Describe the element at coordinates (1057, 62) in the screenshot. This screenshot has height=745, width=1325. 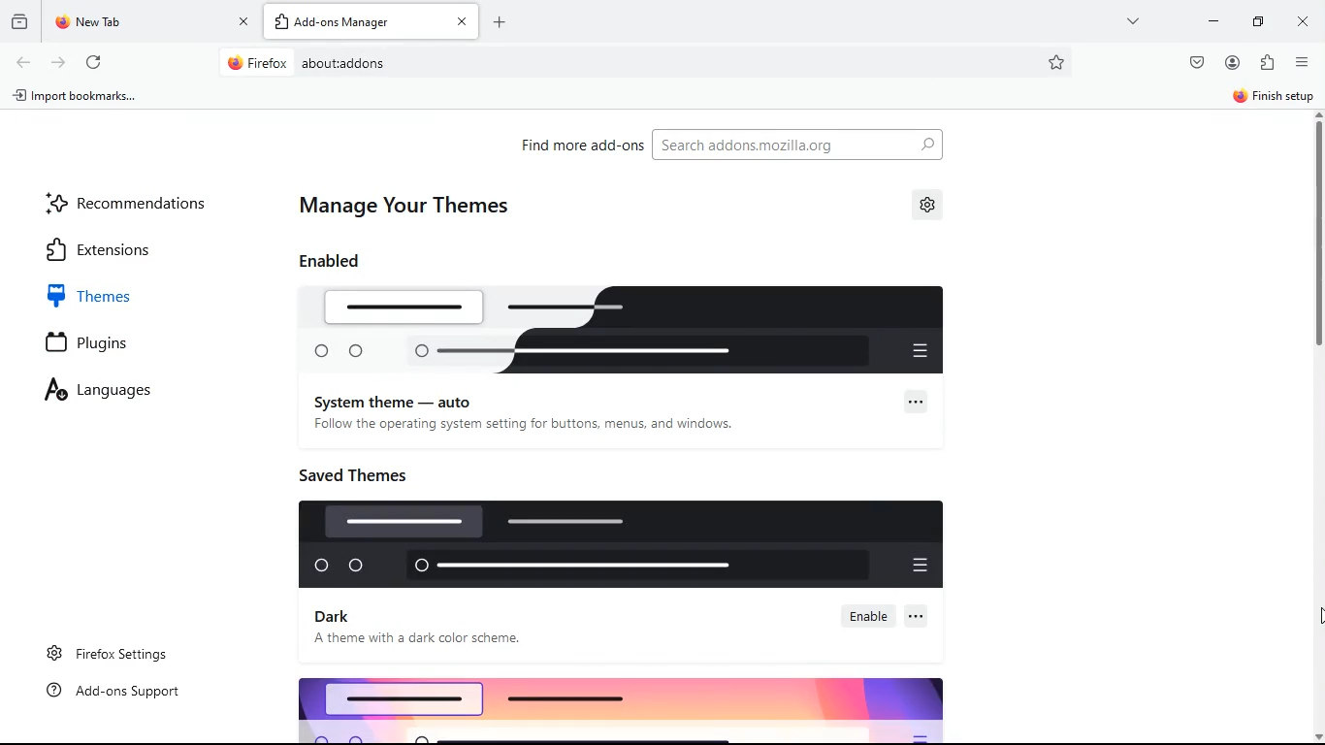
I see `favorites` at that location.